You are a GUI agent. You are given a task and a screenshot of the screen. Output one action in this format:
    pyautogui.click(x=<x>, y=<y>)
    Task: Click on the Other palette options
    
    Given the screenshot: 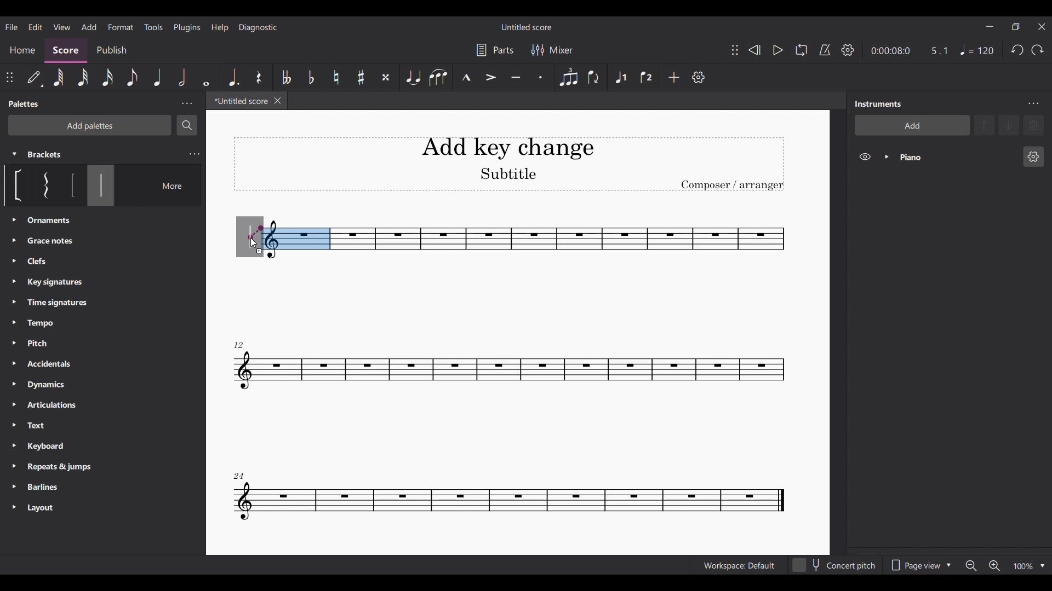 What is the action you would take?
    pyautogui.click(x=56, y=364)
    